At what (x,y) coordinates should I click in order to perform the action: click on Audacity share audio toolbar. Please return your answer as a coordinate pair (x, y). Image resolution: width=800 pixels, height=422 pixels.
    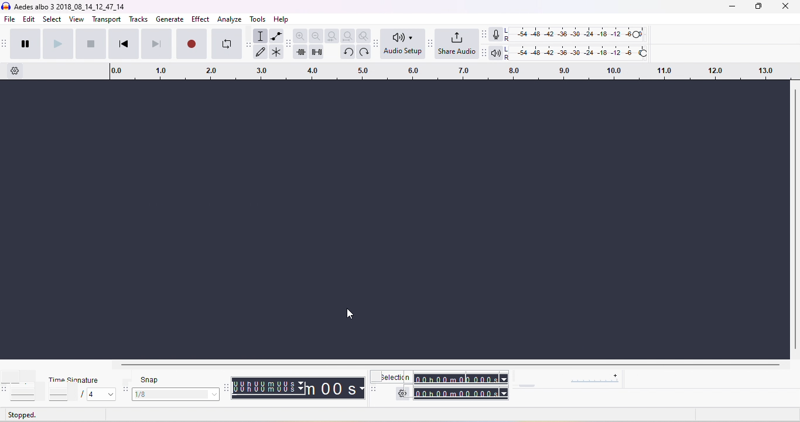
    Looking at the image, I should click on (431, 44).